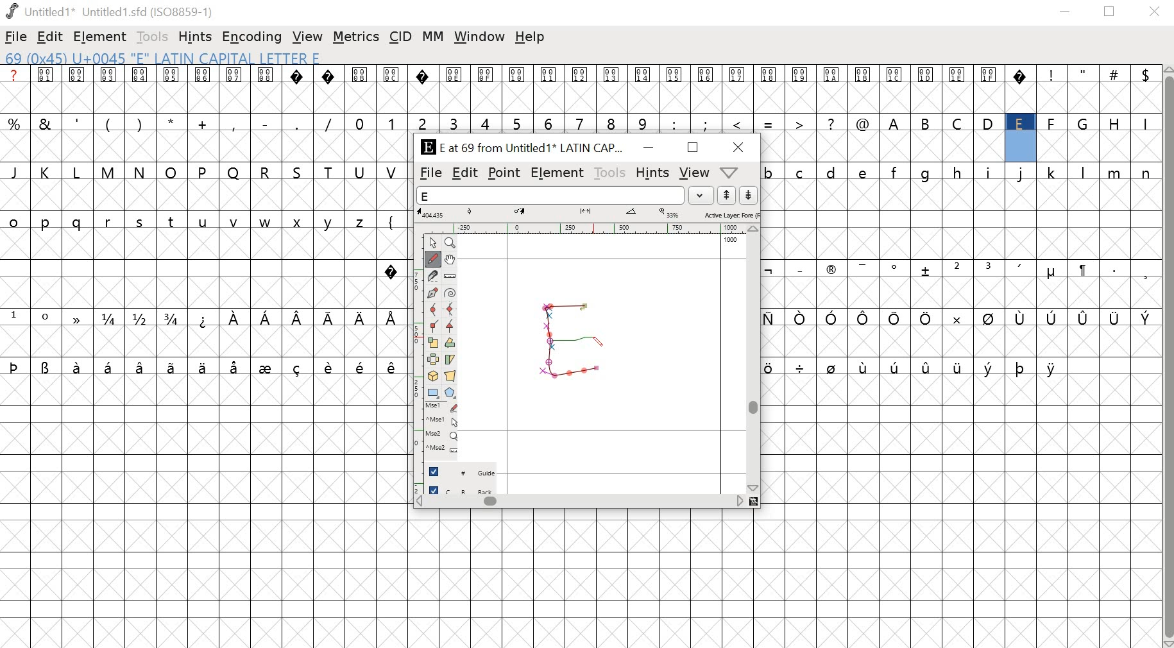  I want to click on Mouse wheel button + Ctrl, so click(441, 449).